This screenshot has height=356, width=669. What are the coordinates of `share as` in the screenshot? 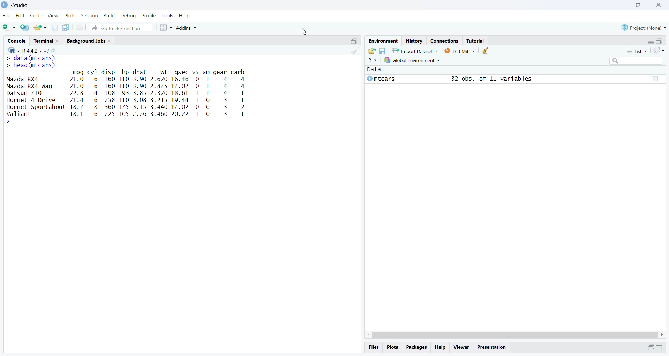 It's located at (40, 28).